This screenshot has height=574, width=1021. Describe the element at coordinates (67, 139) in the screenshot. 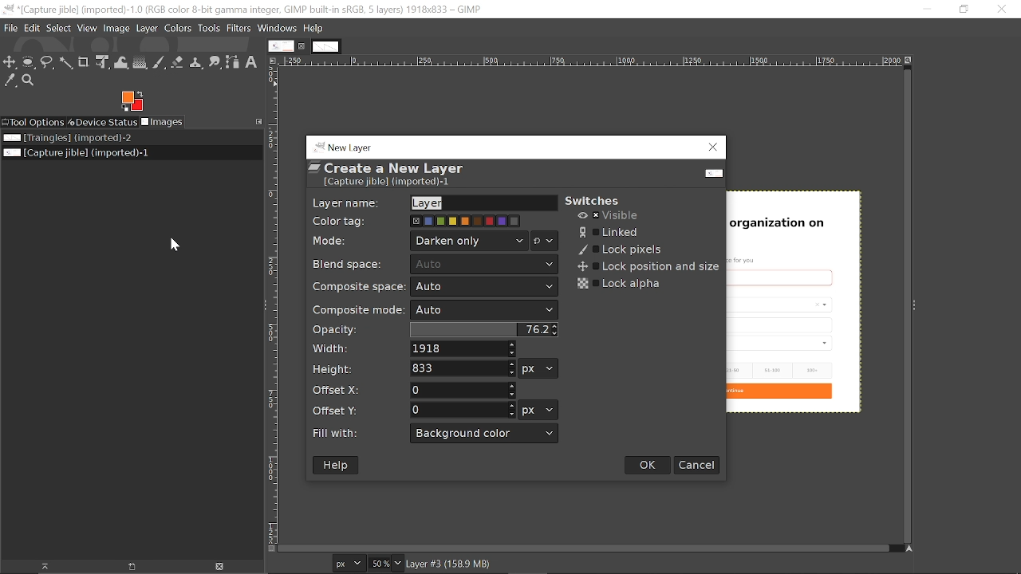

I see `Image file titled "Triangles"` at that location.